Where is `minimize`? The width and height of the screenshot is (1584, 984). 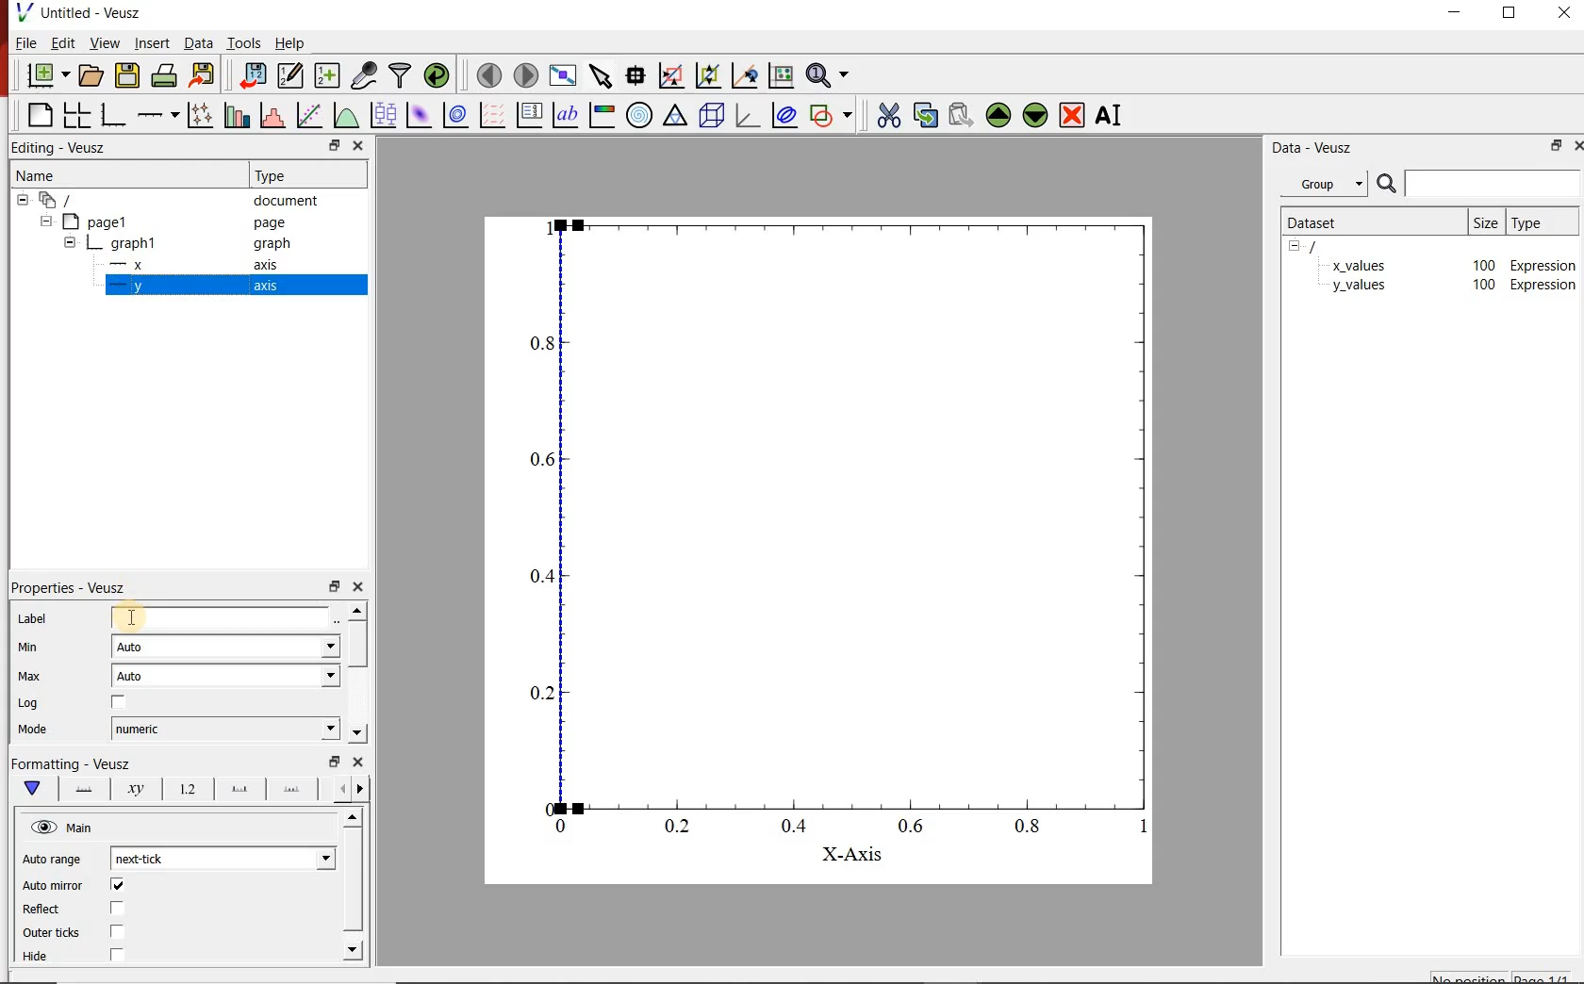
minimize is located at coordinates (1454, 15).